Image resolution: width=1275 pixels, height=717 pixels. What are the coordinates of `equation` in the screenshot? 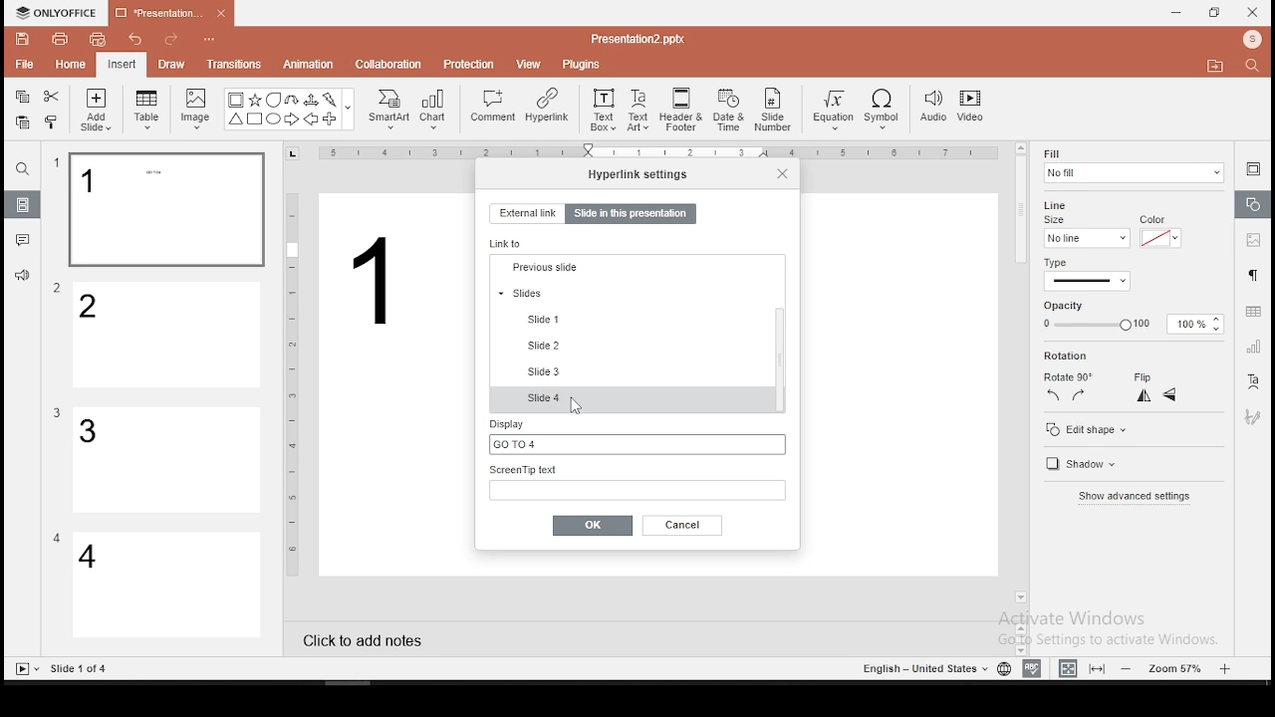 It's located at (832, 111).